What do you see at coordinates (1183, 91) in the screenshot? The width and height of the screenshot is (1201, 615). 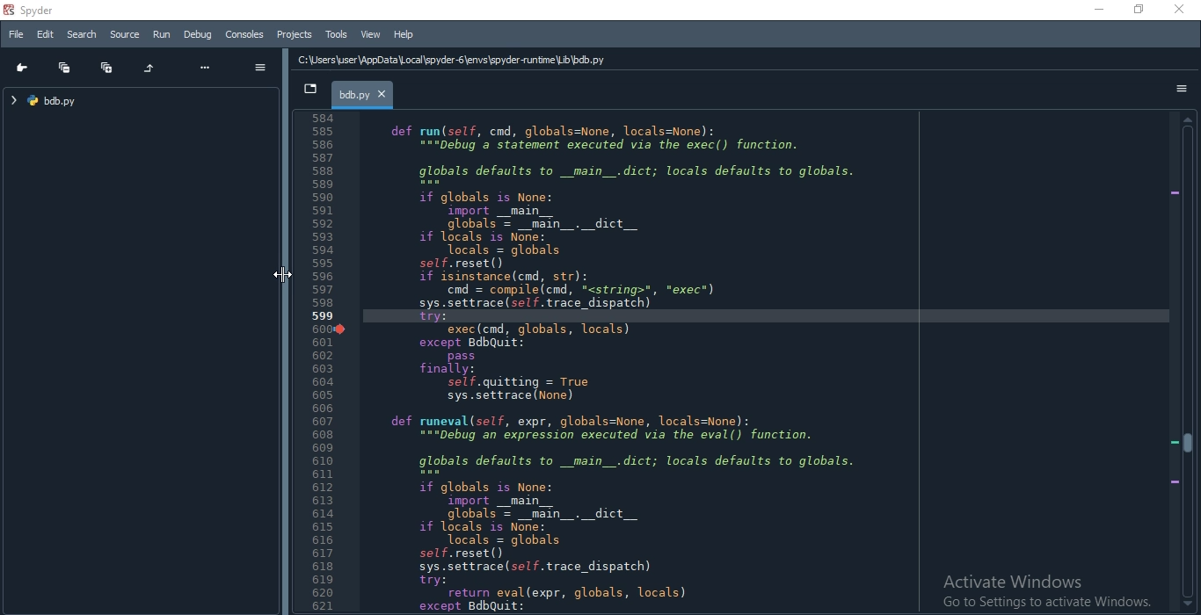 I see `options` at bounding box center [1183, 91].